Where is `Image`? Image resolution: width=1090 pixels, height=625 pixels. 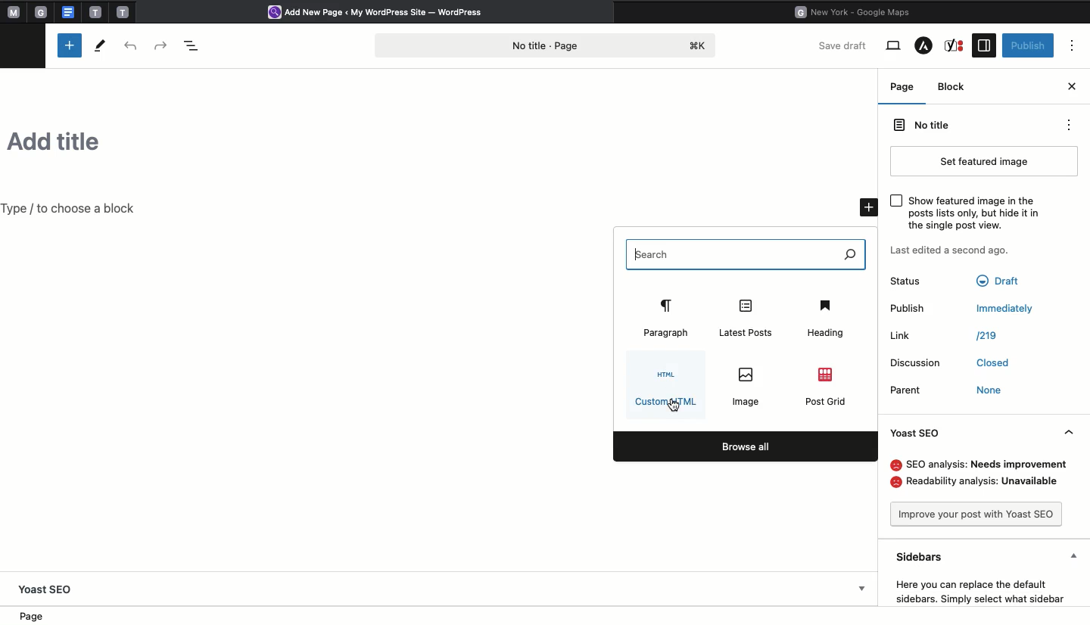 Image is located at coordinates (749, 386).